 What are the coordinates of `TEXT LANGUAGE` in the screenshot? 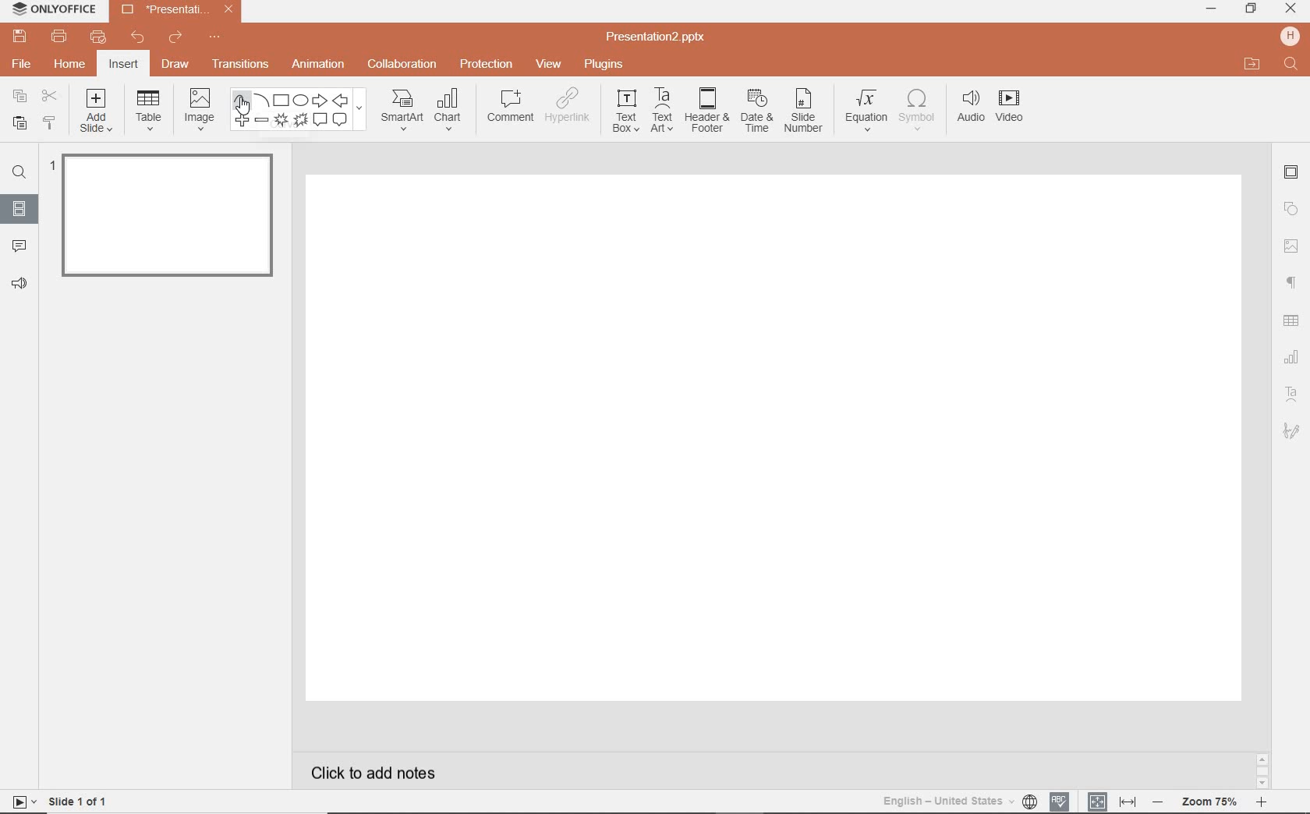 It's located at (959, 799).